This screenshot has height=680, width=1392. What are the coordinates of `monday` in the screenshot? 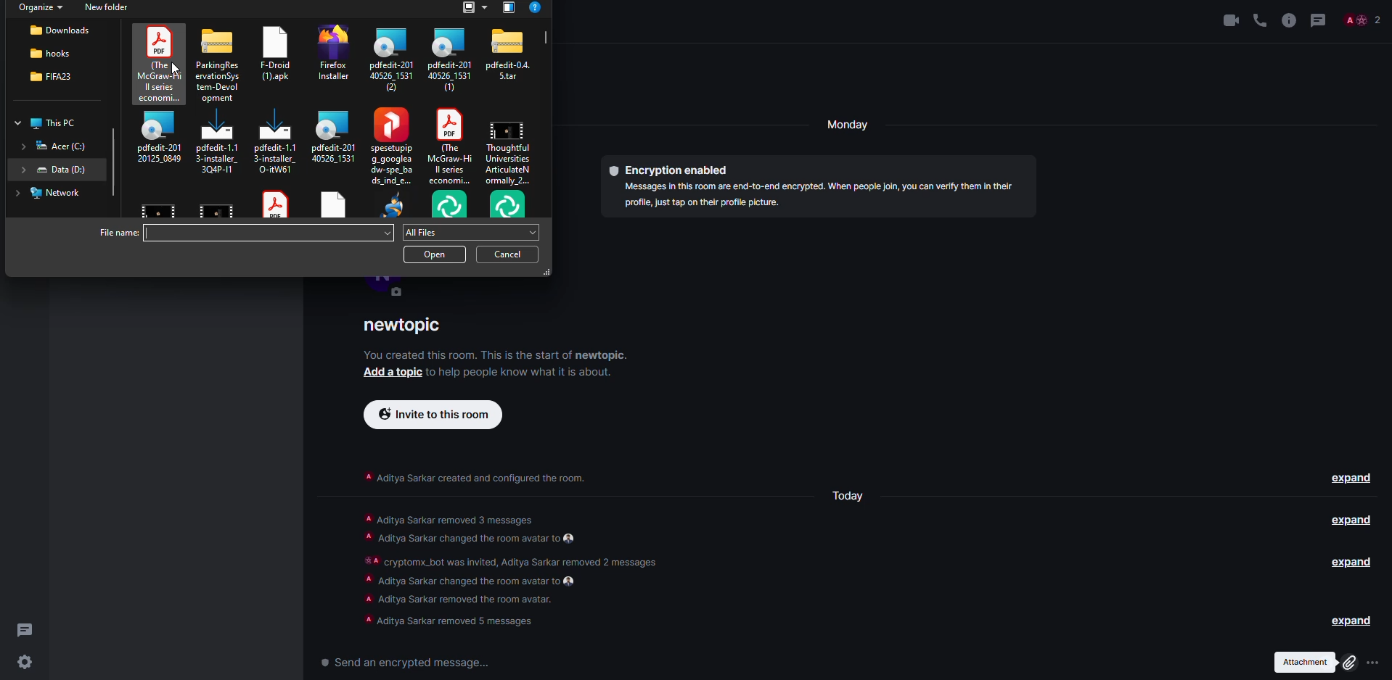 It's located at (844, 122).